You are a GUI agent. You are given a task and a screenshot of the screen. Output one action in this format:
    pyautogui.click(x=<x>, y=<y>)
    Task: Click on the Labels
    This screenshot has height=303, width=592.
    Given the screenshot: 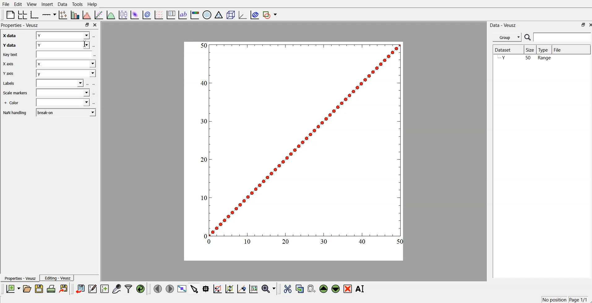 What is the action you would take?
    pyautogui.click(x=15, y=83)
    